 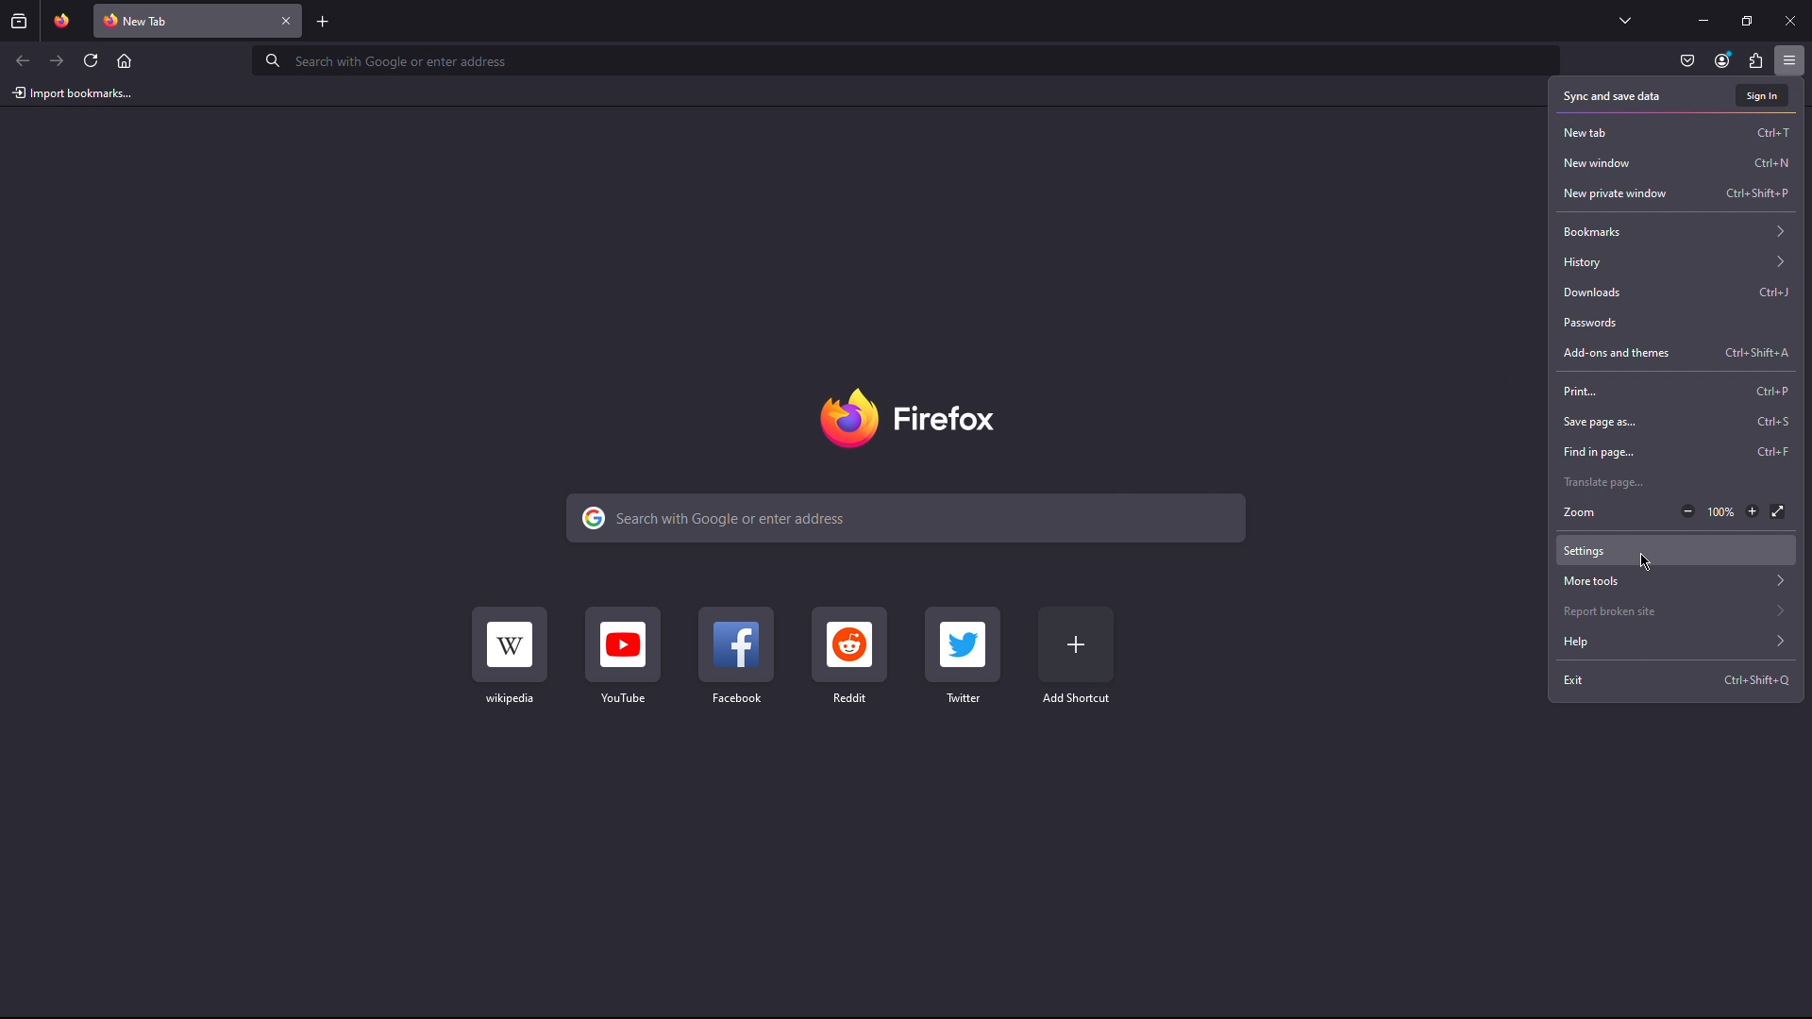 I want to click on Zoom in, so click(x=1751, y=511).